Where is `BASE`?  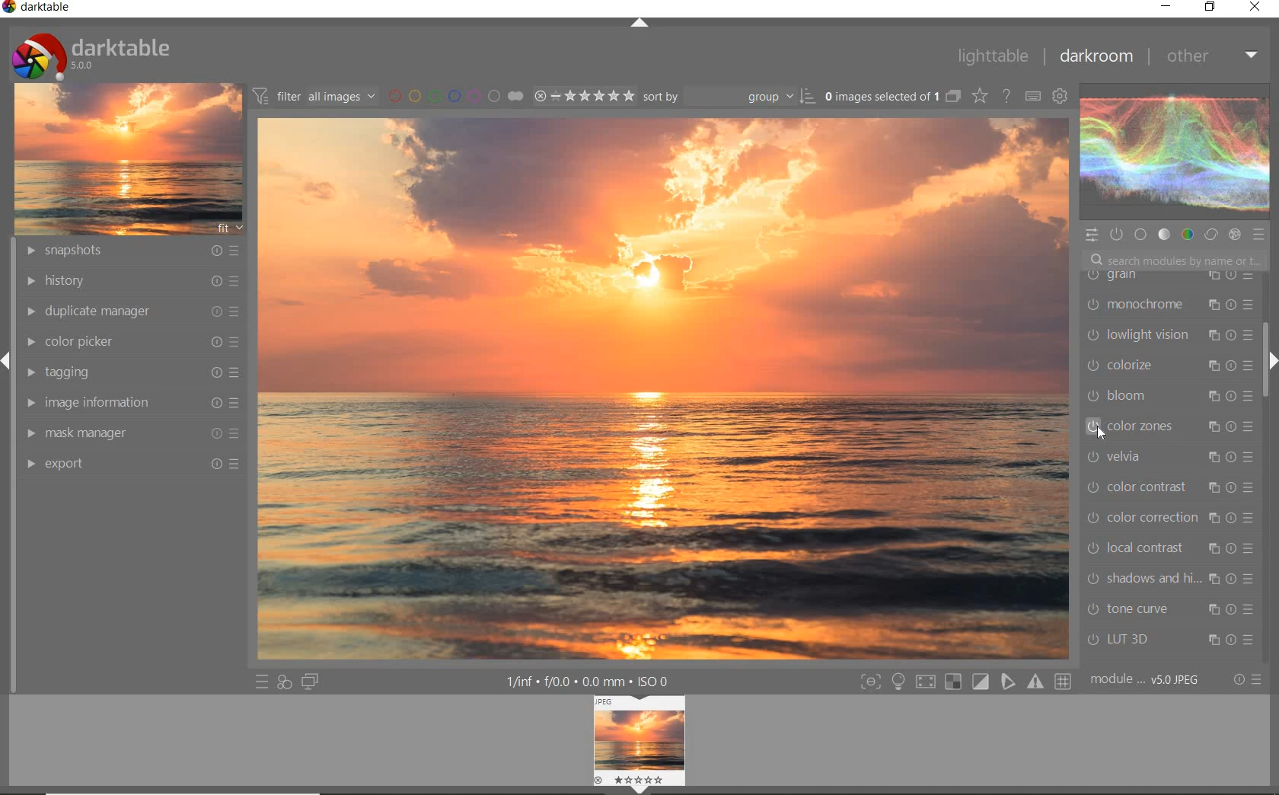 BASE is located at coordinates (1142, 235).